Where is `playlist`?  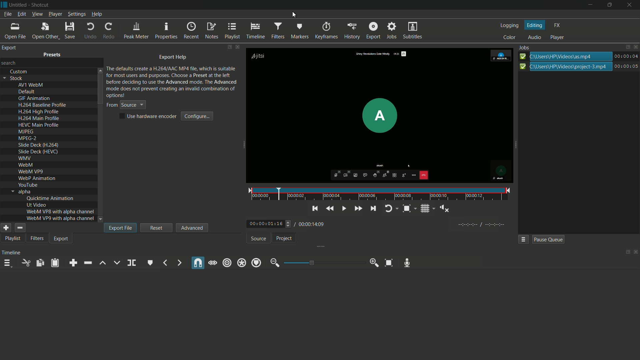 playlist is located at coordinates (232, 31).